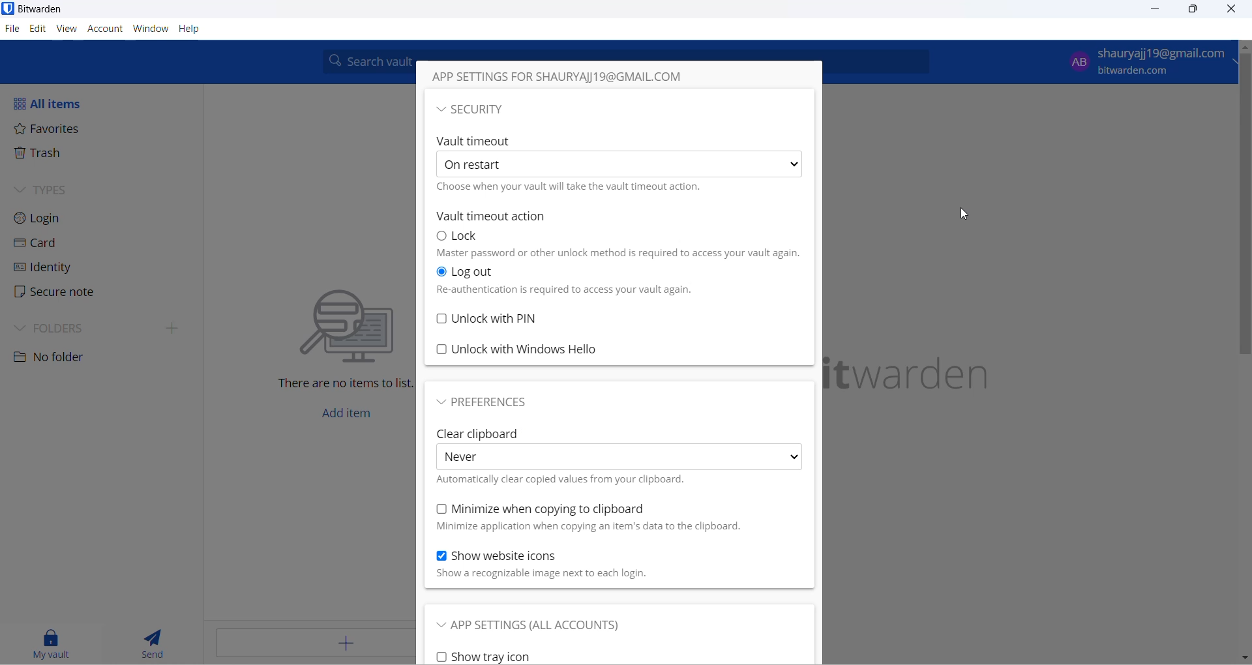 The image size is (1252, 665). What do you see at coordinates (464, 237) in the screenshot?
I see `Lock` at bounding box center [464, 237].